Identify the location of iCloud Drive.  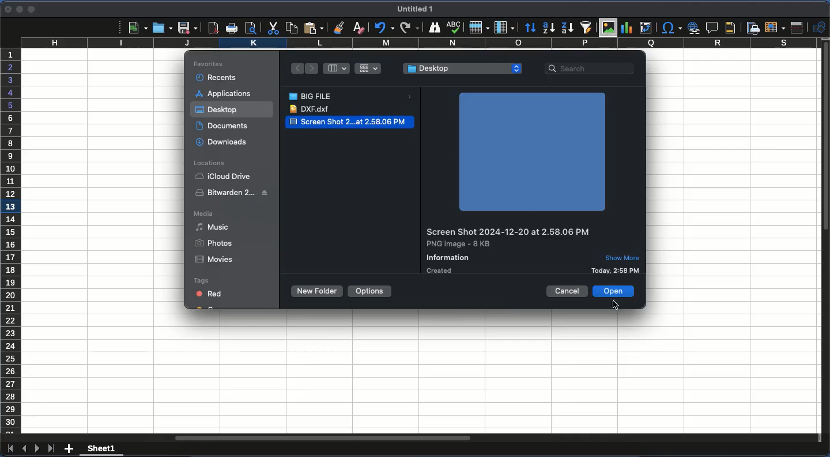
(225, 177).